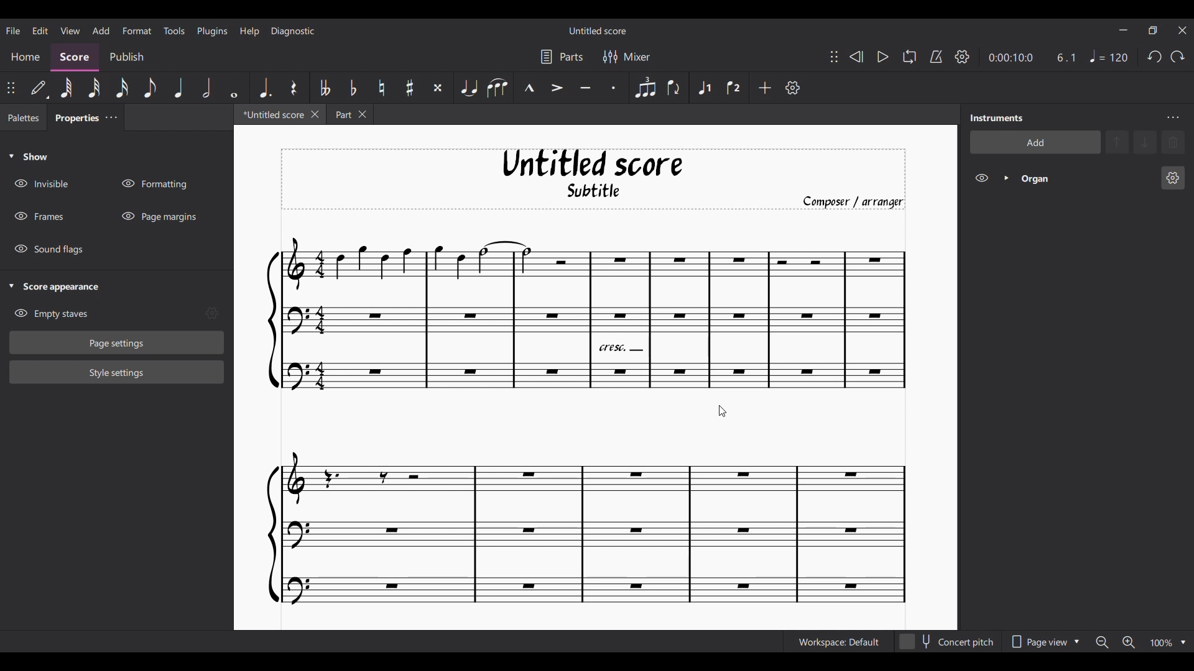 Image resolution: width=1194 pixels, height=671 pixels. Describe the element at coordinates (249, 31) in the screenshot. I see `Help menu` at that location.